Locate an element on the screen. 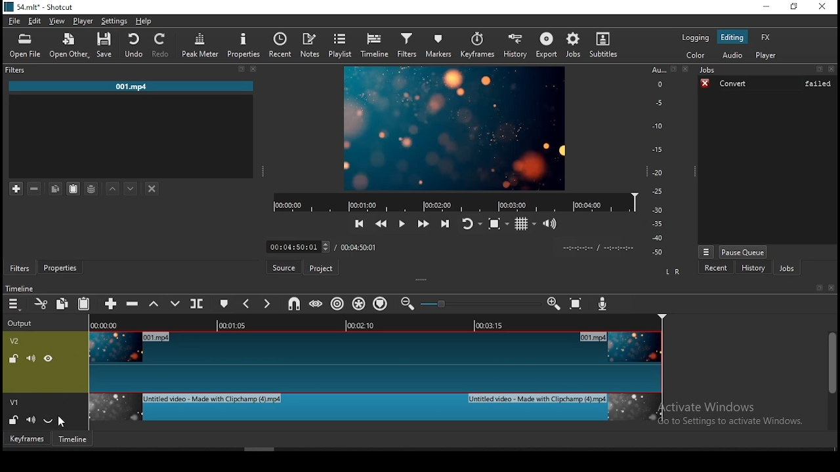  ripple delete is located at coordinates (133, 304).